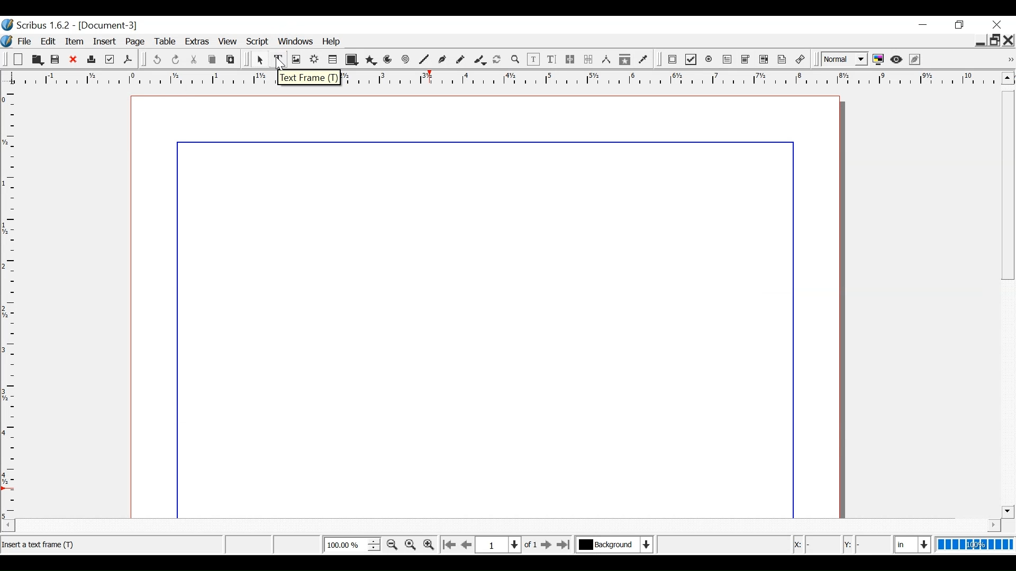  What do you see at coordinates (846, 59) in the screenshot?
I see `Select the image preview quality` at bounding box center [846, 59].